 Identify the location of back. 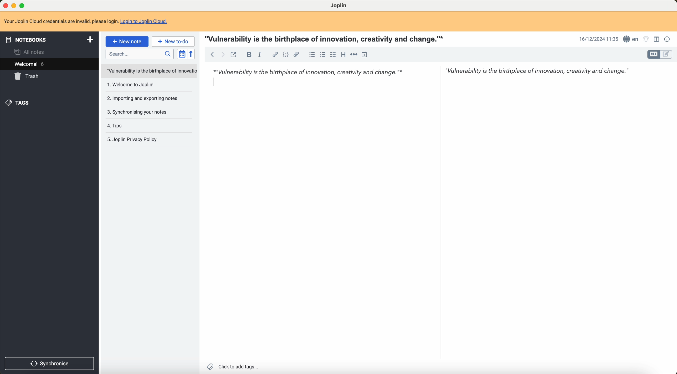
(212, 55).